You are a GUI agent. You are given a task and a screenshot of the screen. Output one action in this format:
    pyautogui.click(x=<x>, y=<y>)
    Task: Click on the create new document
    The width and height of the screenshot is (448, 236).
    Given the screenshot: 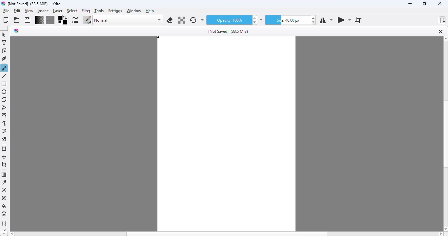 What is the action you would take?
    pyautogui.click(x=6, y=20)
    